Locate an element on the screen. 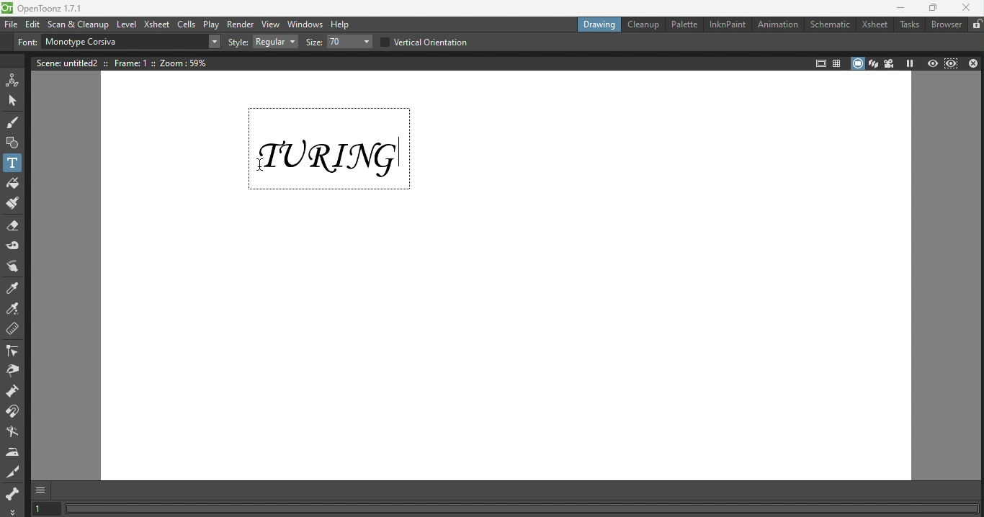 The width and height of the screenshot is (984, 517). Freeze is located at coordinates (908, 63).